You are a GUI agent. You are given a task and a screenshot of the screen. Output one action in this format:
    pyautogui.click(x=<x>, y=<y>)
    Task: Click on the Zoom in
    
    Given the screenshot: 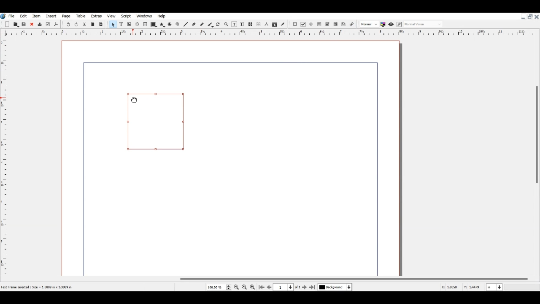 What is the action you would take?
    pyautogui.click(x=252, y=287)
    